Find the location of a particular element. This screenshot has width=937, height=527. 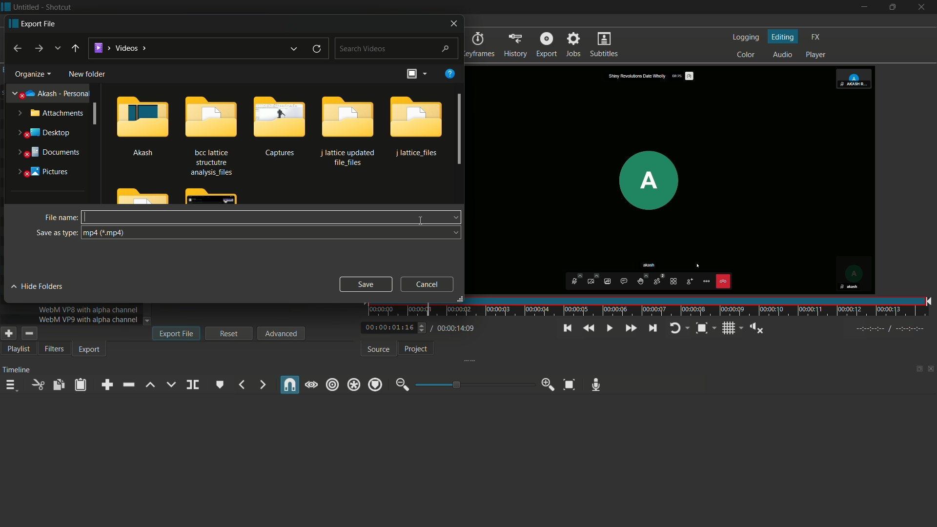

akash personal is located at coordinates (52, 92).